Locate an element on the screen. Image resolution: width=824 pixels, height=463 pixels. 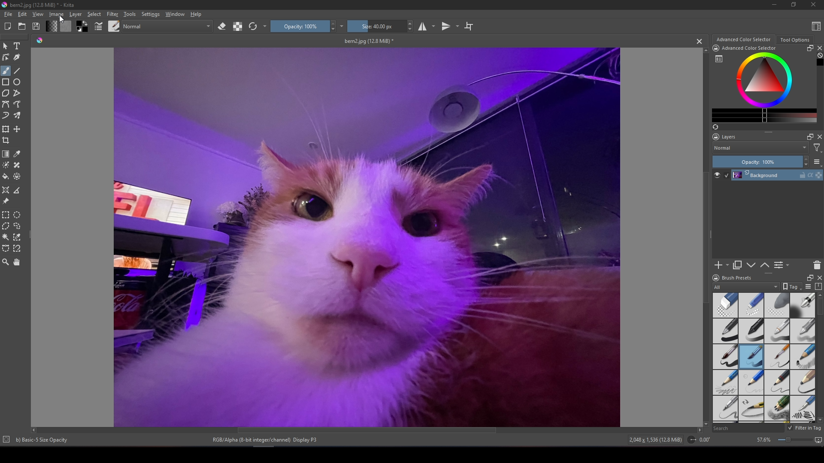
Options is located at coordinates (265, 26).